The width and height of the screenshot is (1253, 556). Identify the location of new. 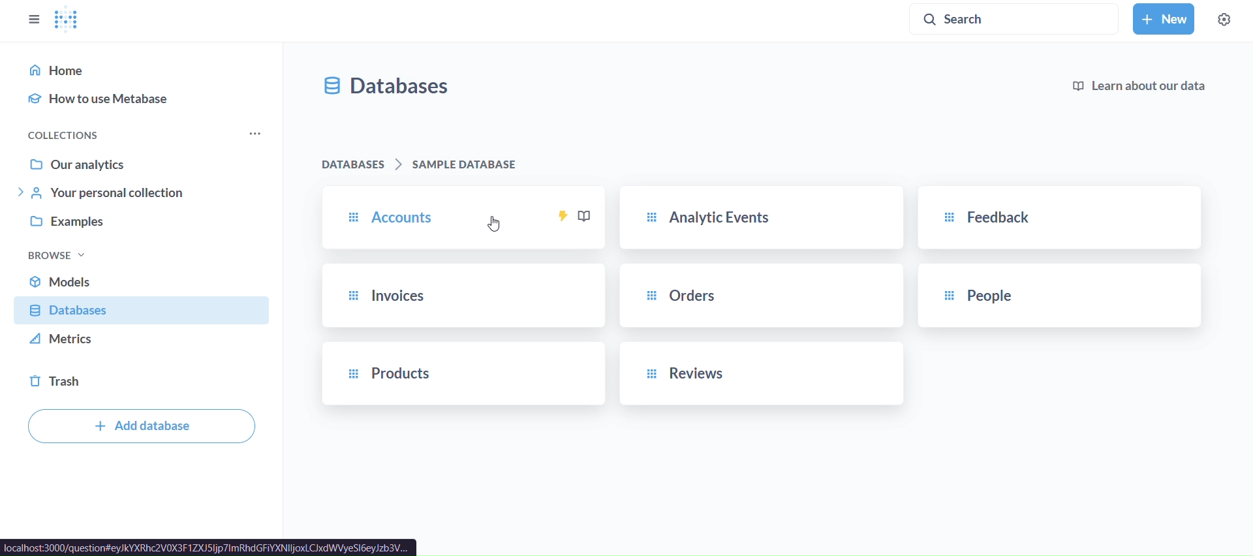
(1164, 19).